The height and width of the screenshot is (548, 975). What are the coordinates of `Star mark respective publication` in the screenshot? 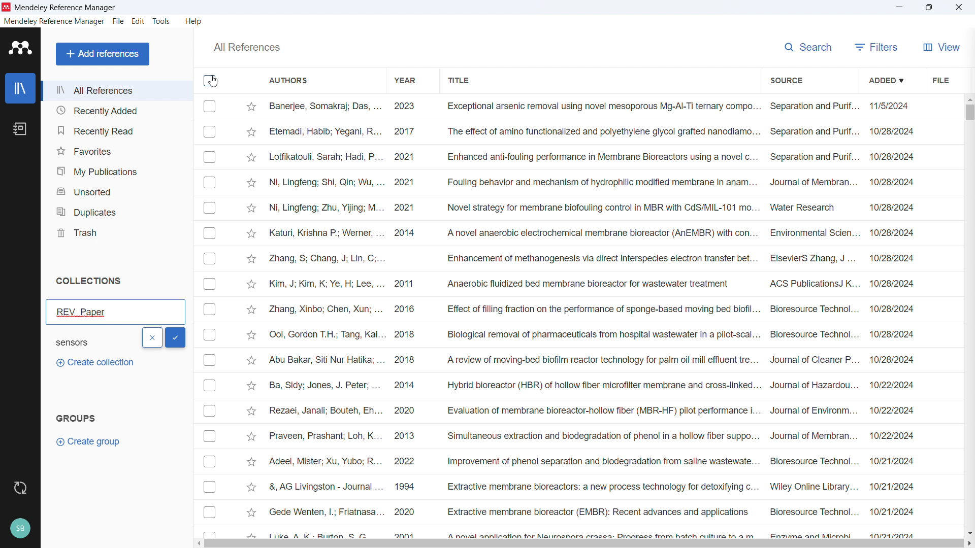 It's located at (252, 233).